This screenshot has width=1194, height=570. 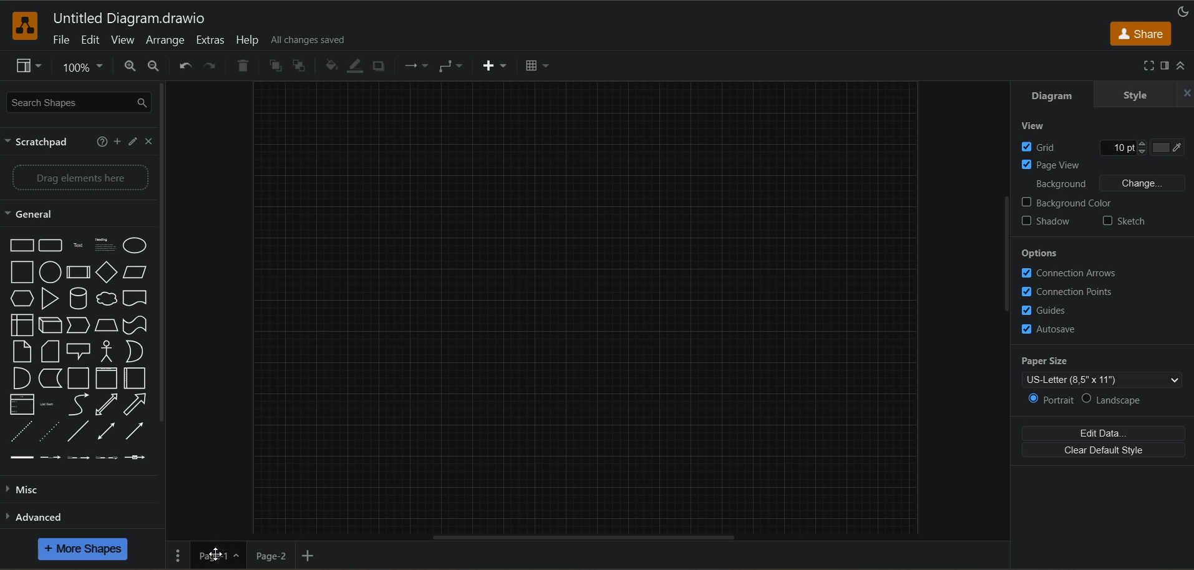 What do you see at coordinates (76, 179) in the screenshot?
I see `drag elements here` at bounding box center [76, 179].